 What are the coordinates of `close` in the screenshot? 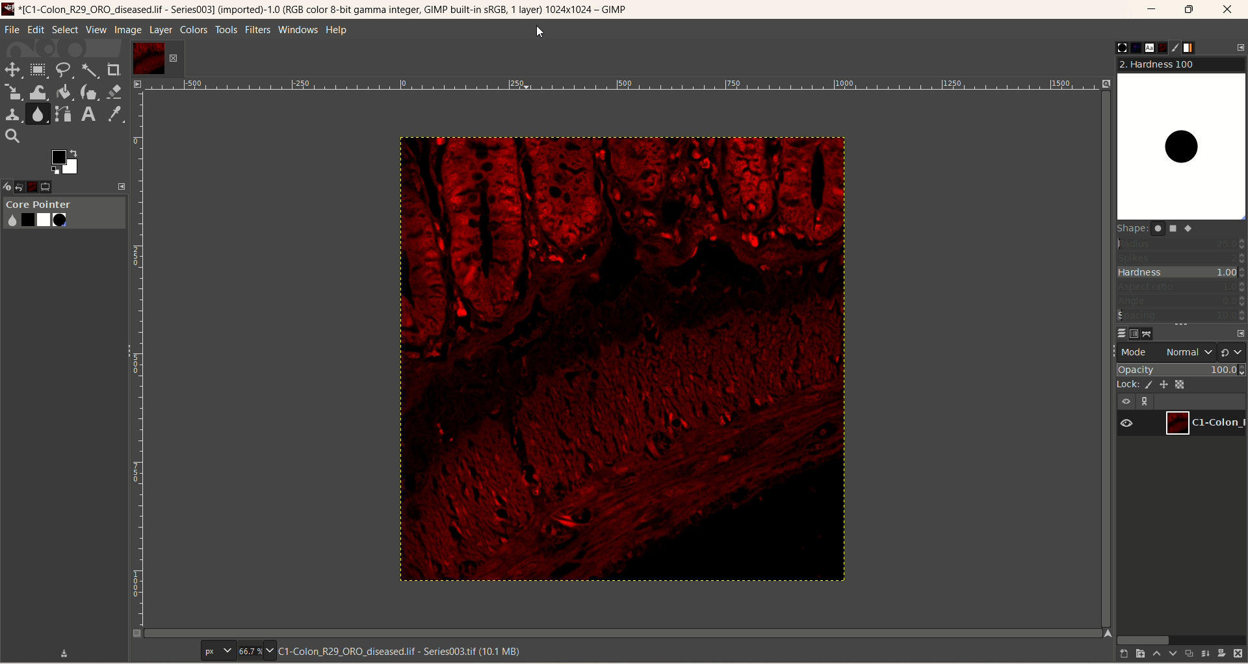 It's located at (1229, 10).